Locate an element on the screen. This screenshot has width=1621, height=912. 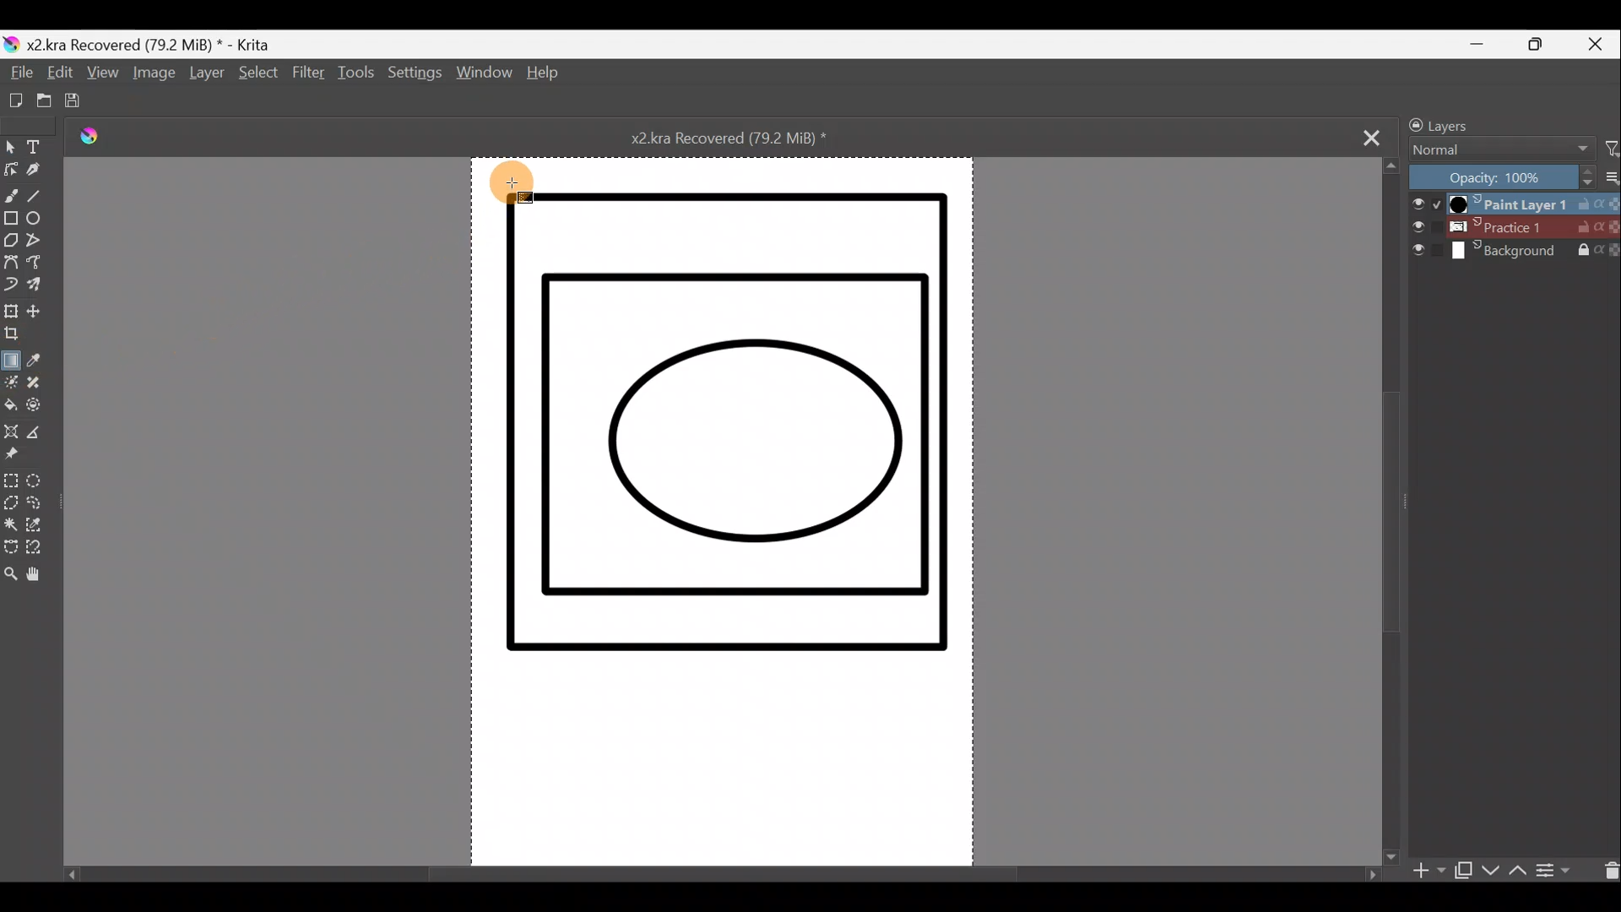
Layers is located at coordinates (1483, 122).